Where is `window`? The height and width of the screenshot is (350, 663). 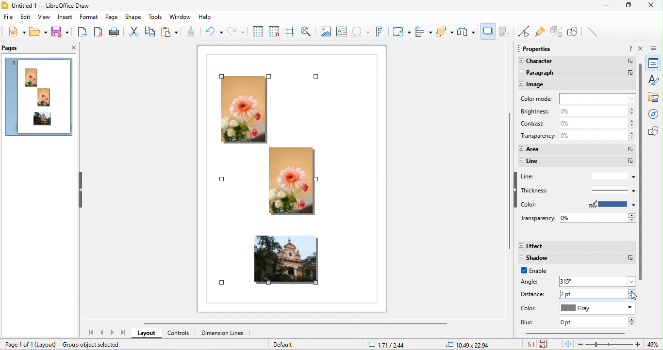 window is located at coordinates (180, 16).